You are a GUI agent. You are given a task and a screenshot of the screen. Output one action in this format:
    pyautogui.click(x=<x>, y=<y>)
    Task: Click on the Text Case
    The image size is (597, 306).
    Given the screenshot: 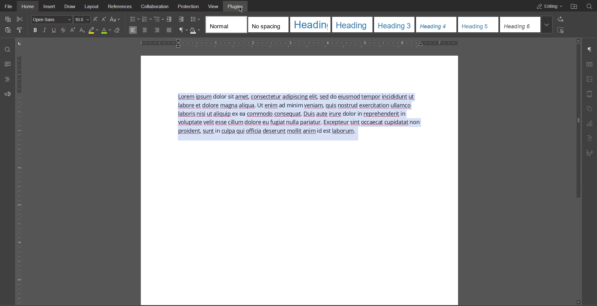 What is the action you would take?
    pyautogui.click(x=114, y=19)
    